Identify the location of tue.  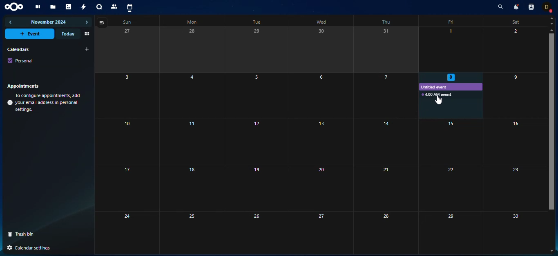
(255, 22).